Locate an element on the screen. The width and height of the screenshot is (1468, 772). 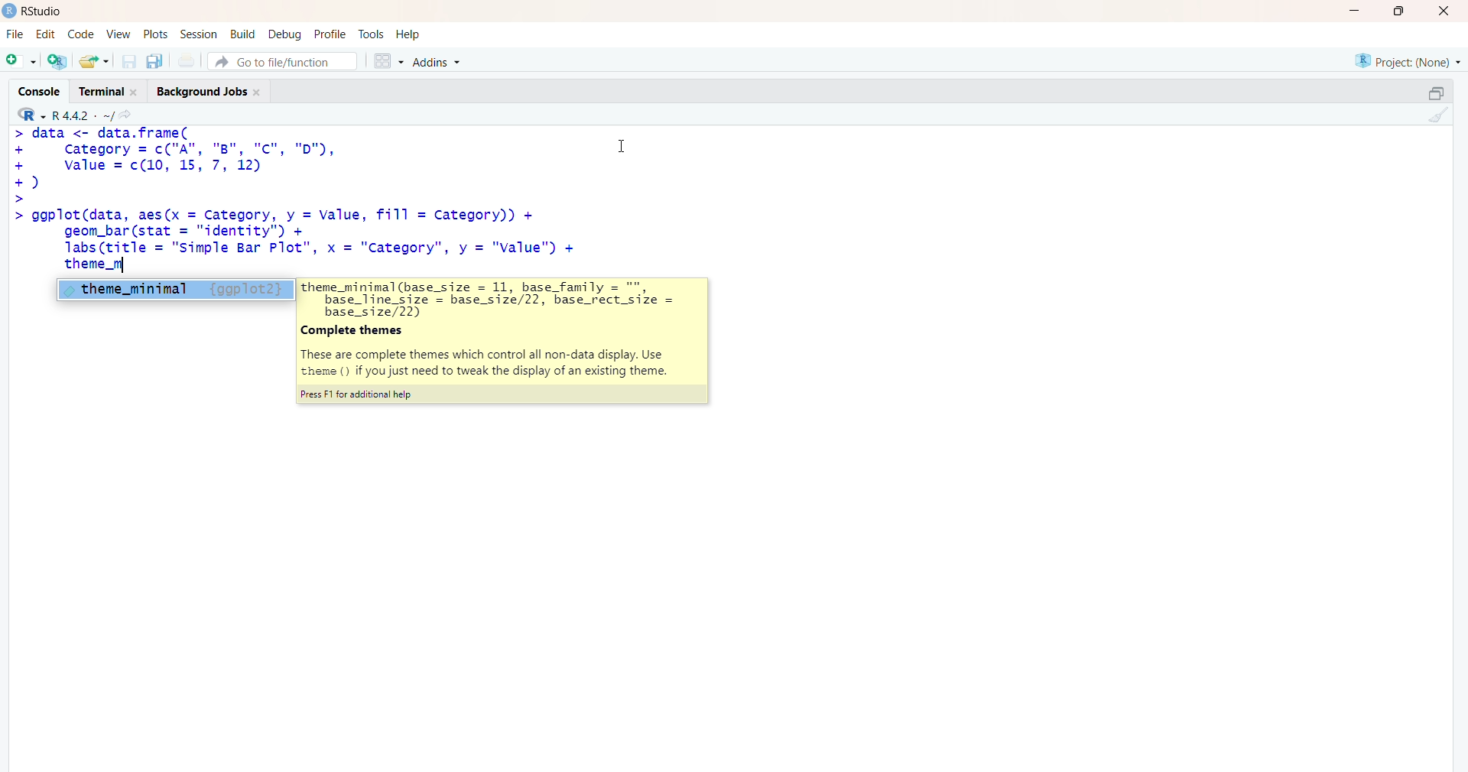
Addins is located at coordinates (440, 63).